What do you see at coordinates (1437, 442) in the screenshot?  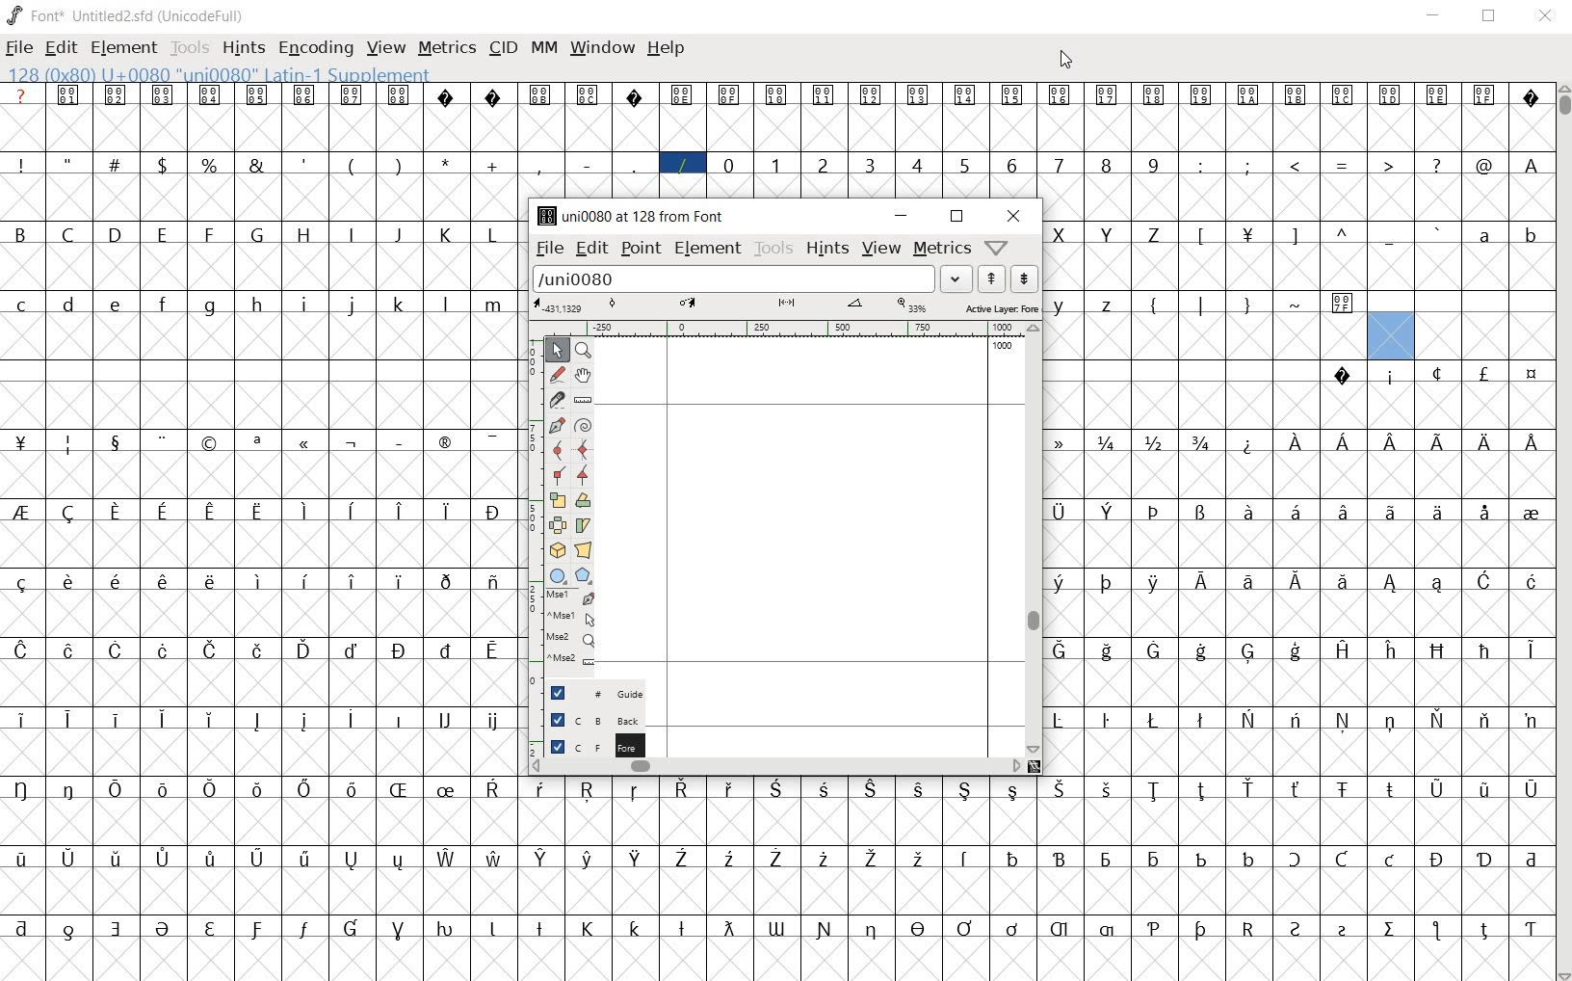 I see `glyph` at bounding box center [1437, 442].